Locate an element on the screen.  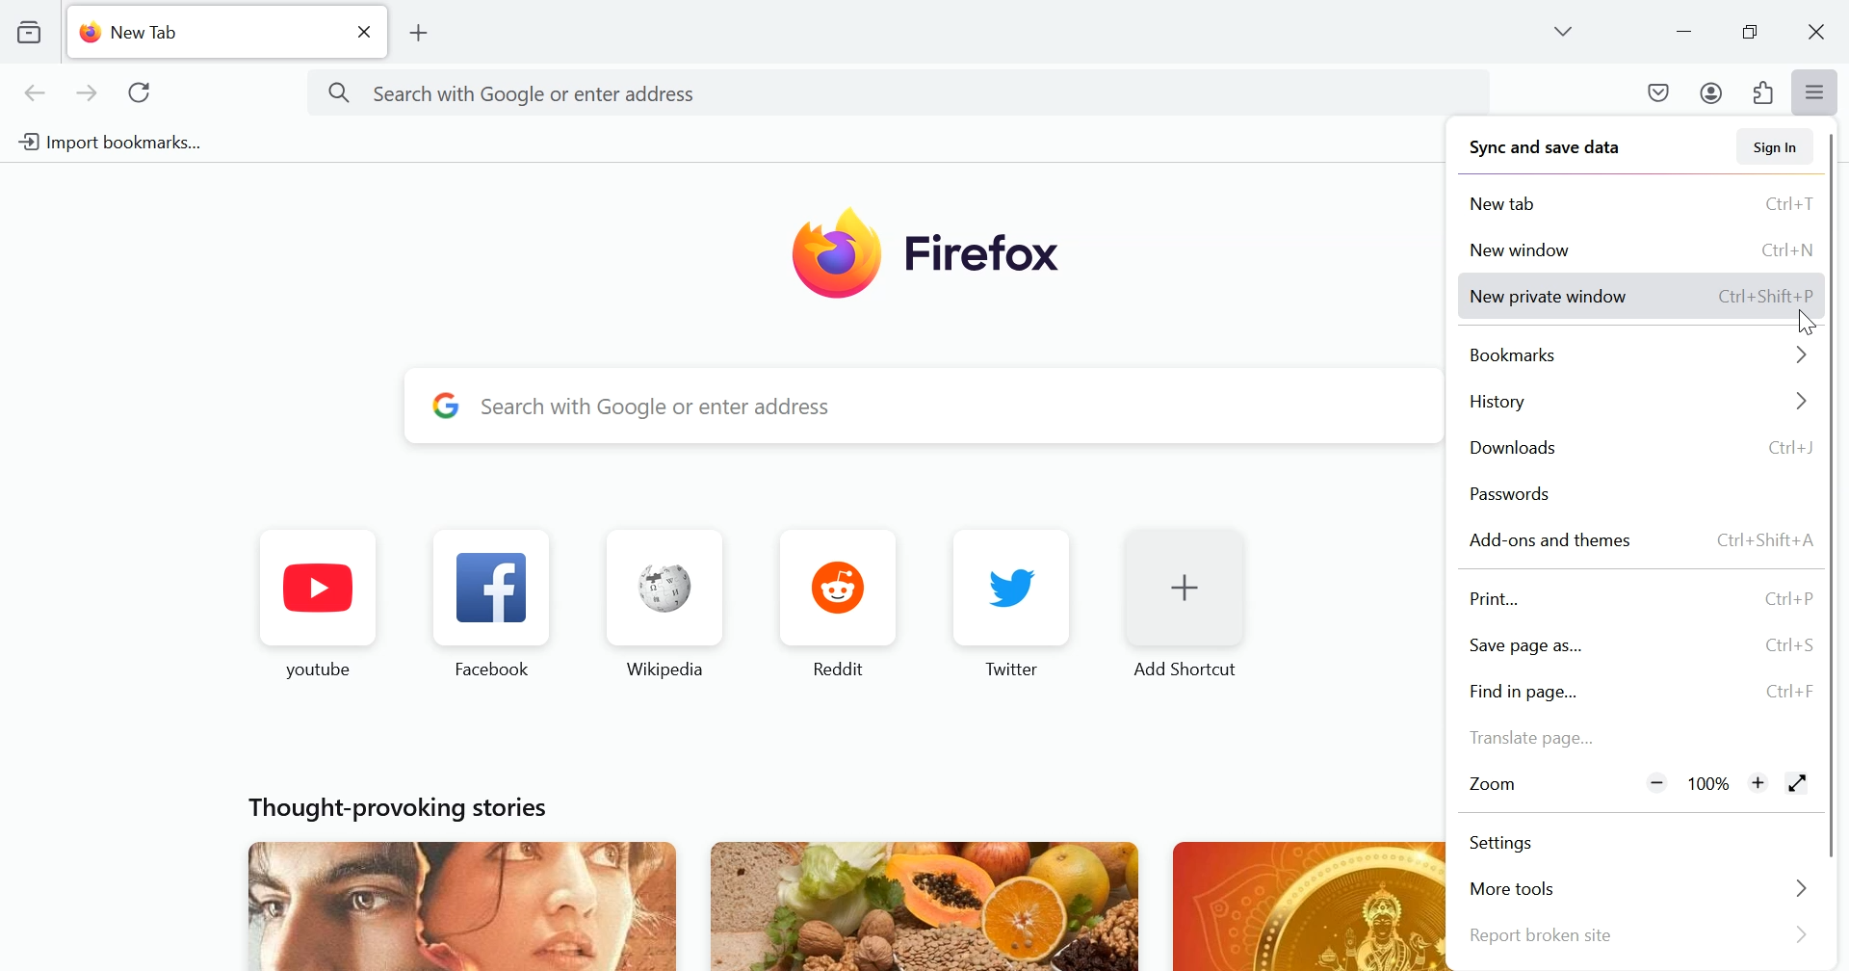
Sync and save data is located at coordinates (1546, 150).